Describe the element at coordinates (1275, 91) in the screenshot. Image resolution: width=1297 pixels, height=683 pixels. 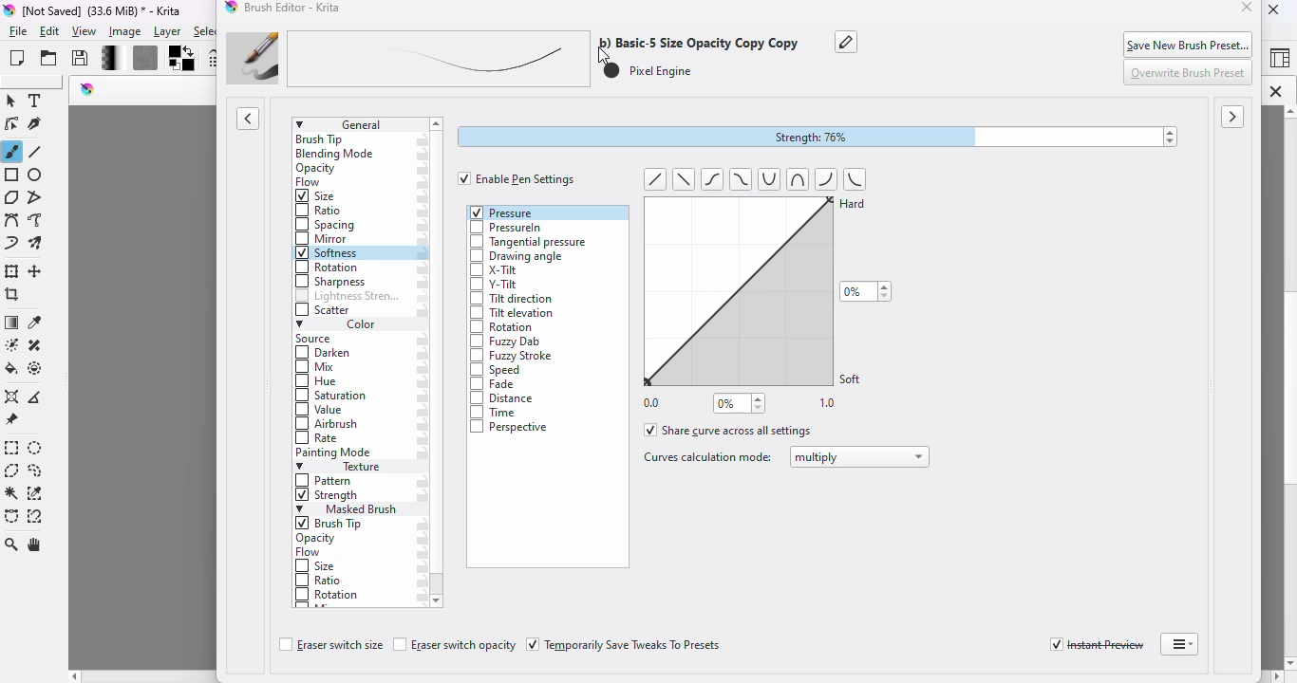
I see `close tab` at that location.